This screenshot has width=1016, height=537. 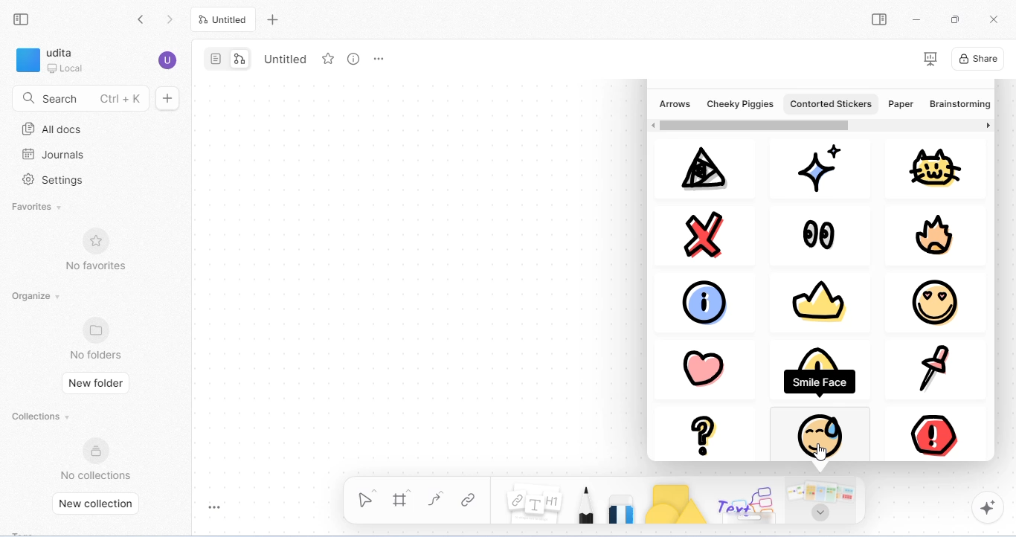 I want to click on AI, so click(x=818, y=167).